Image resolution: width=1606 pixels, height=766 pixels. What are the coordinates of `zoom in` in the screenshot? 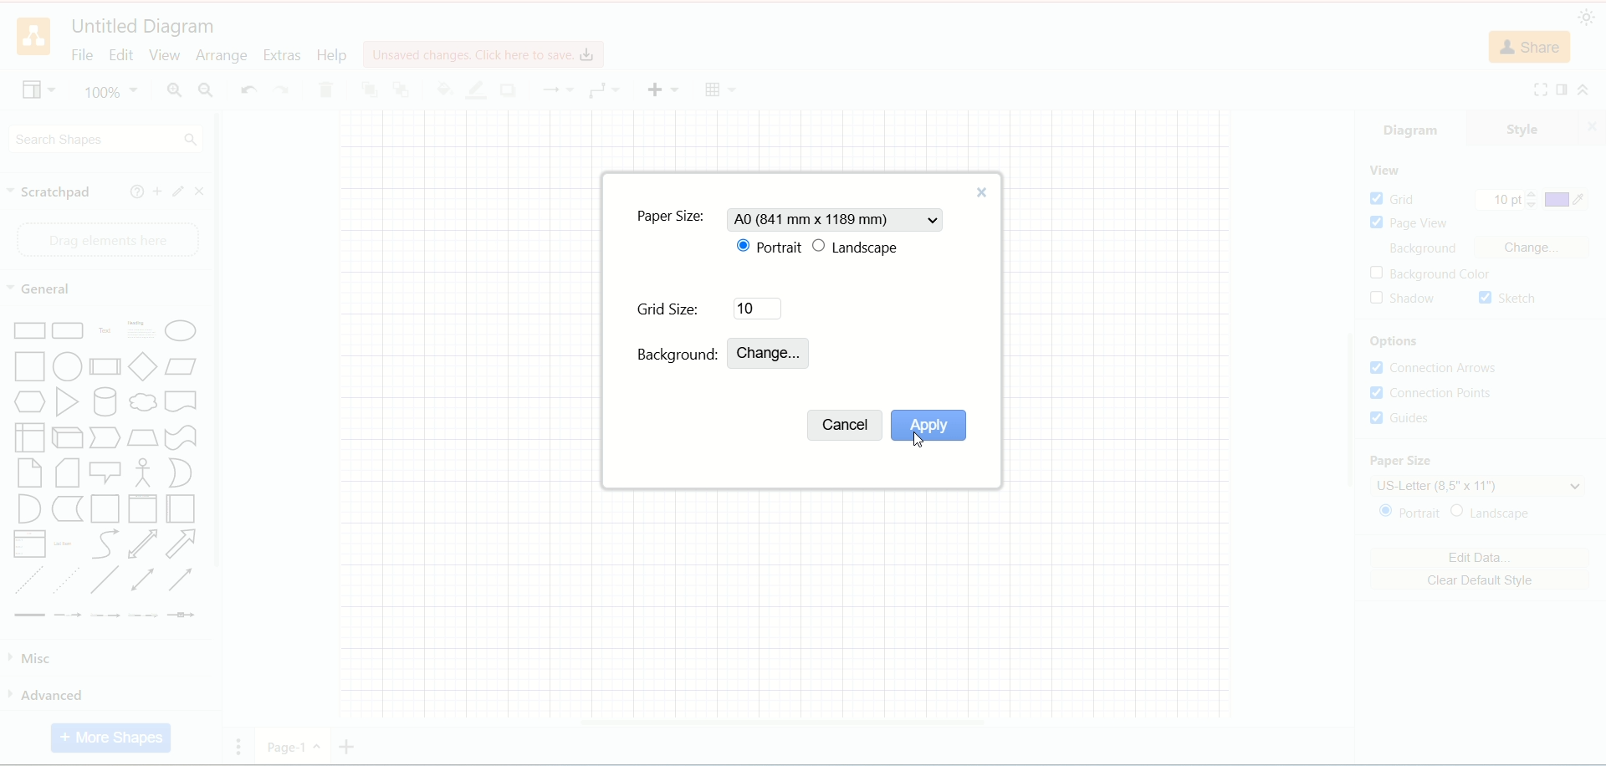 It's located at (171, 91).